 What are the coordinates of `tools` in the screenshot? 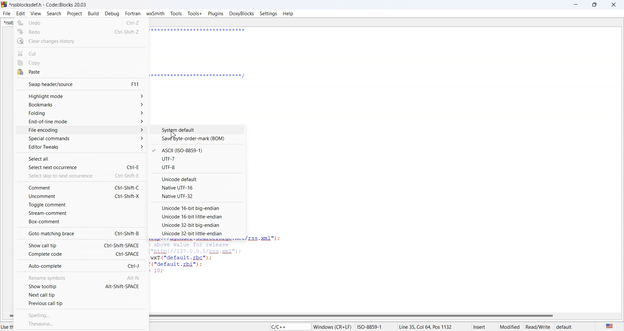 It's located at (176, 14).